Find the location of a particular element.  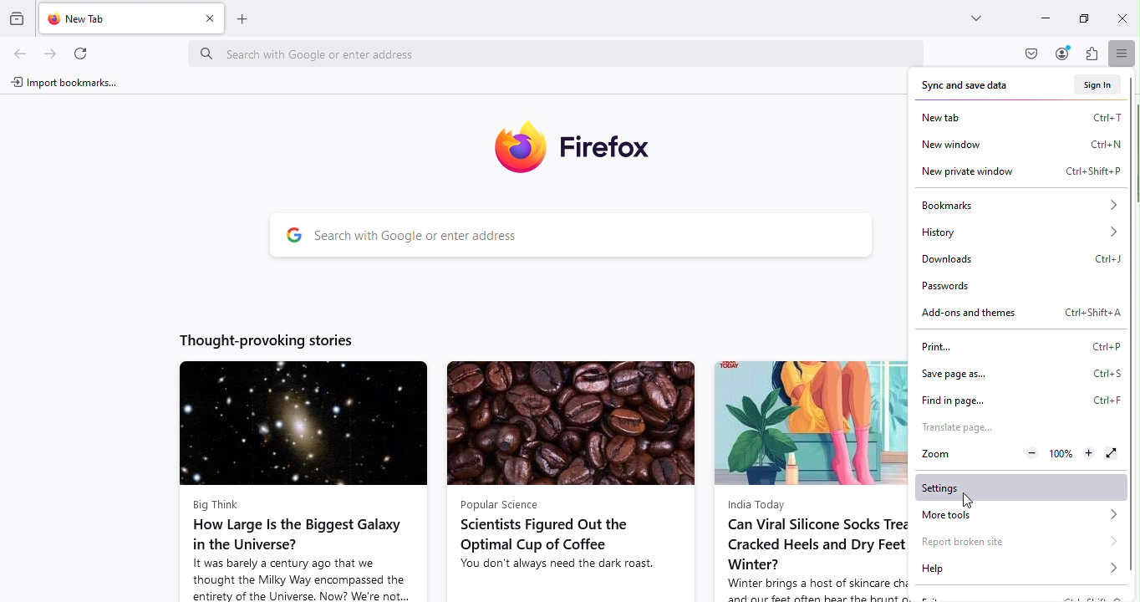

Import bookmarks is located at coordinates (66, 84).